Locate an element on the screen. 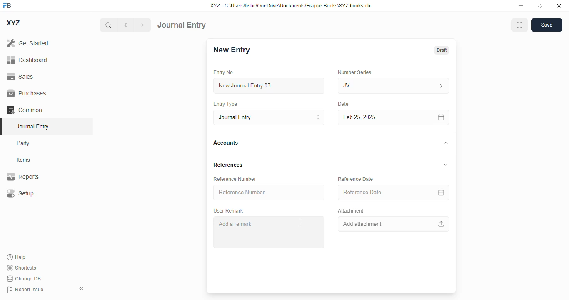 This screenshot has height=300, width=569. toggle maximize is located at coordinates (539, 6).